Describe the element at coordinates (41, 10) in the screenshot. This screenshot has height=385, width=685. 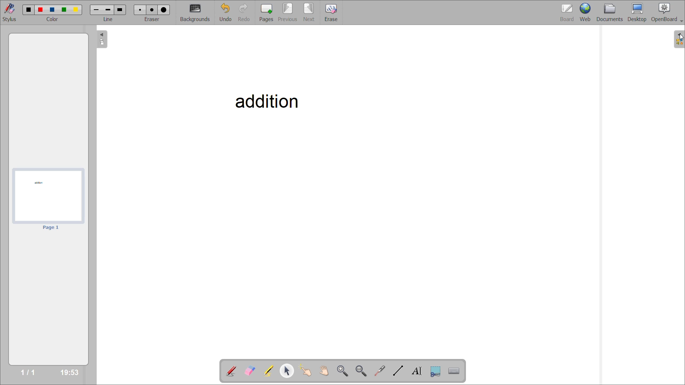
I see `color 2` at that location.